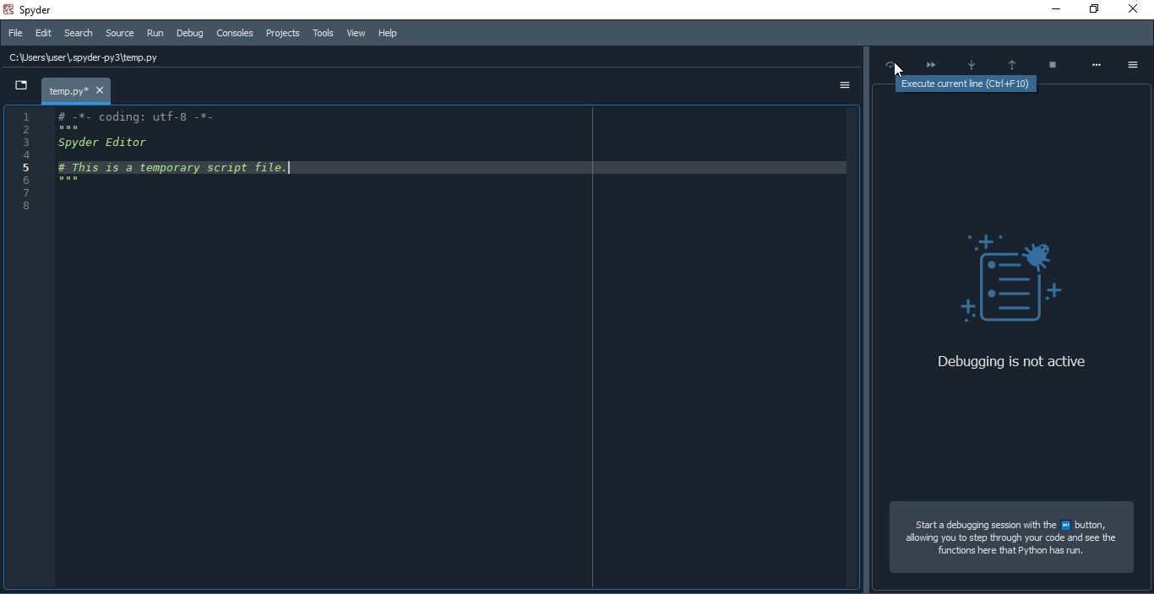  Describe the element at coordinates (233, 33) in the screenshot. I see `Consoles` at that location.